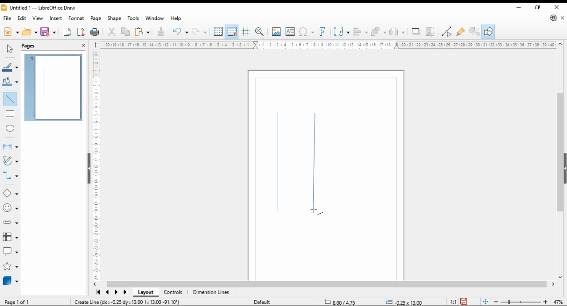 The width and height of the screenshot is (567, 306). I want to click on select, so click(10, 49).